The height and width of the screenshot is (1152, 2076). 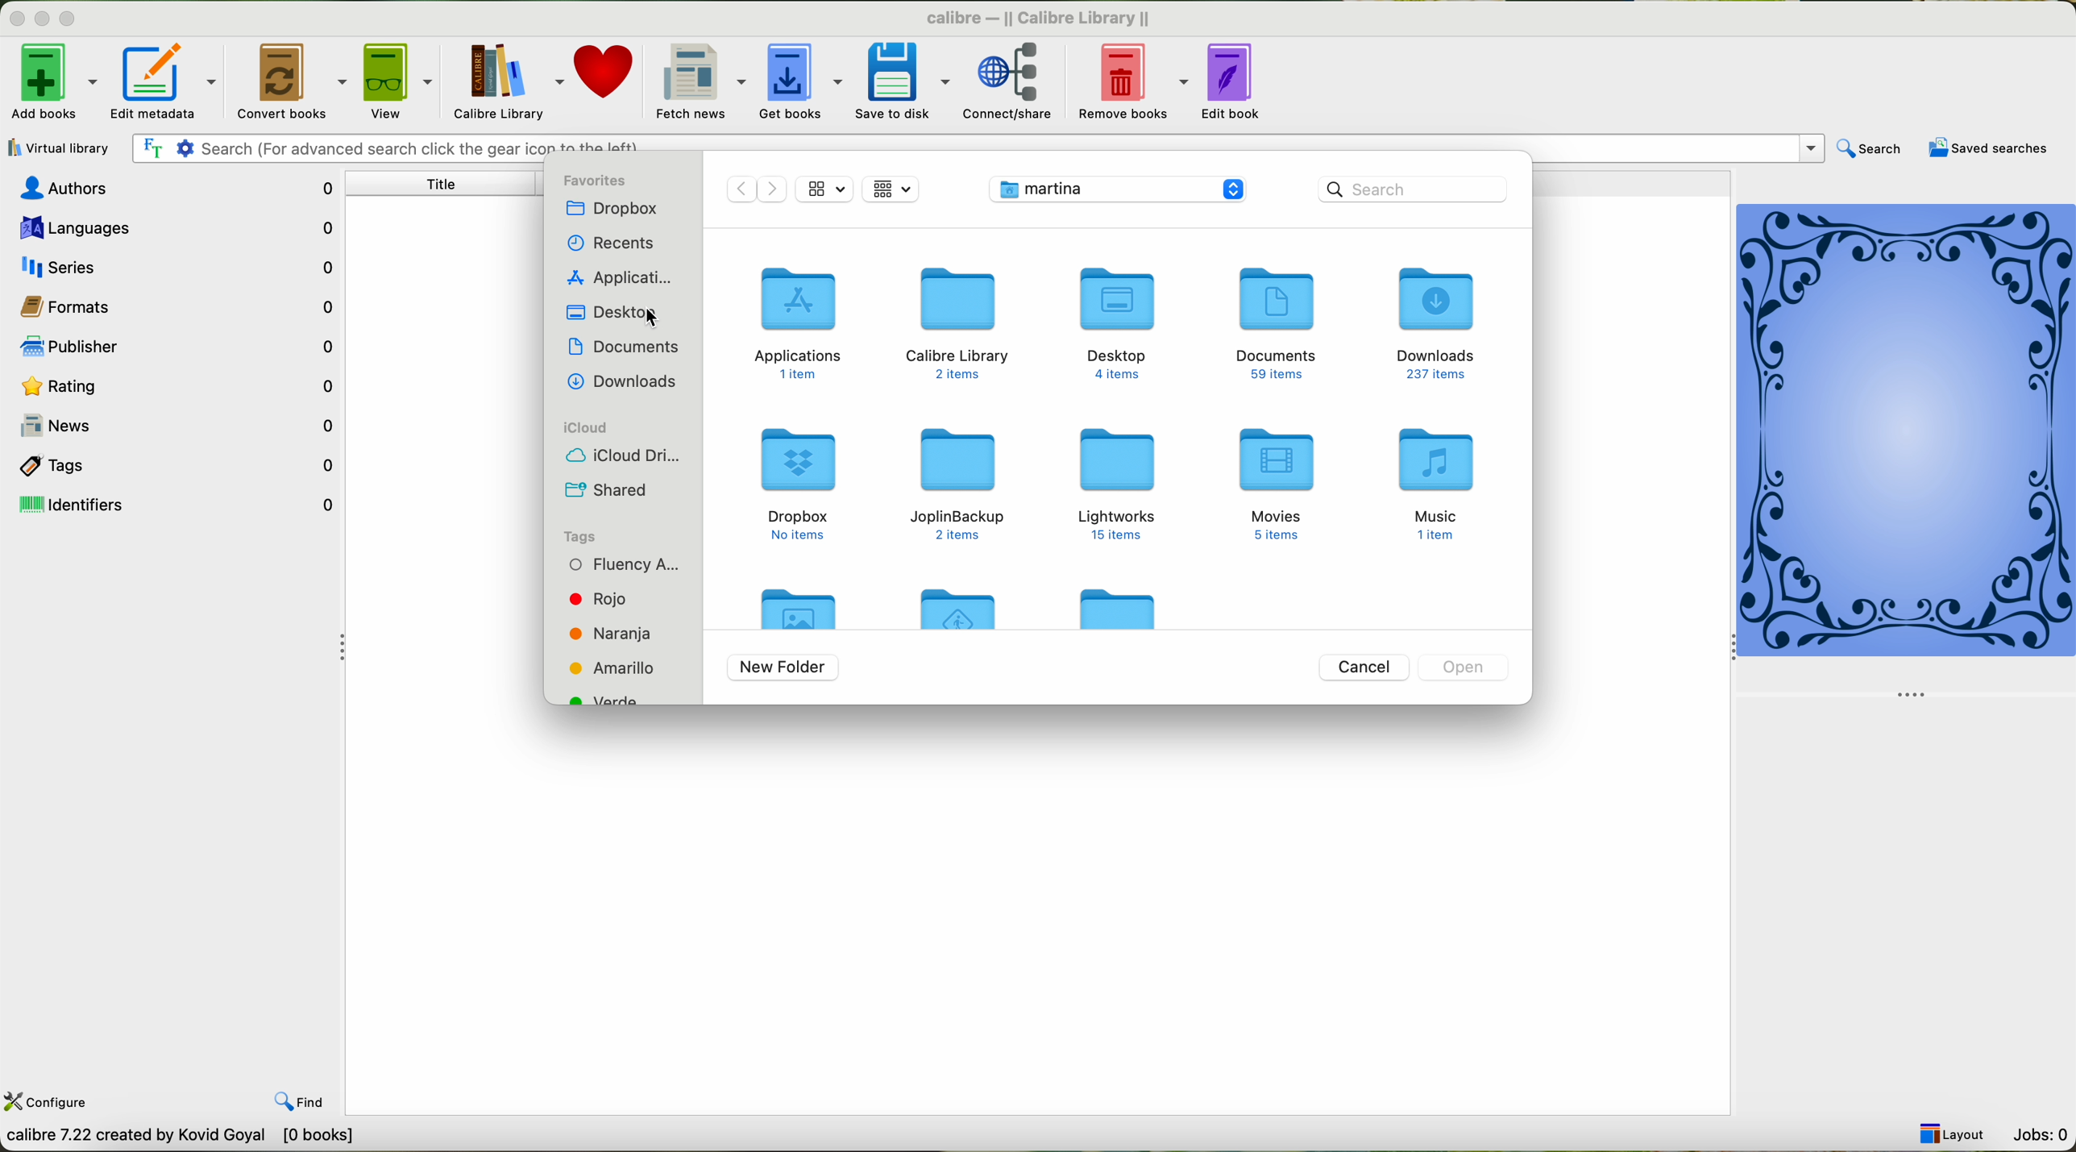 I want to click on icloud, so click(x=587, y=428).